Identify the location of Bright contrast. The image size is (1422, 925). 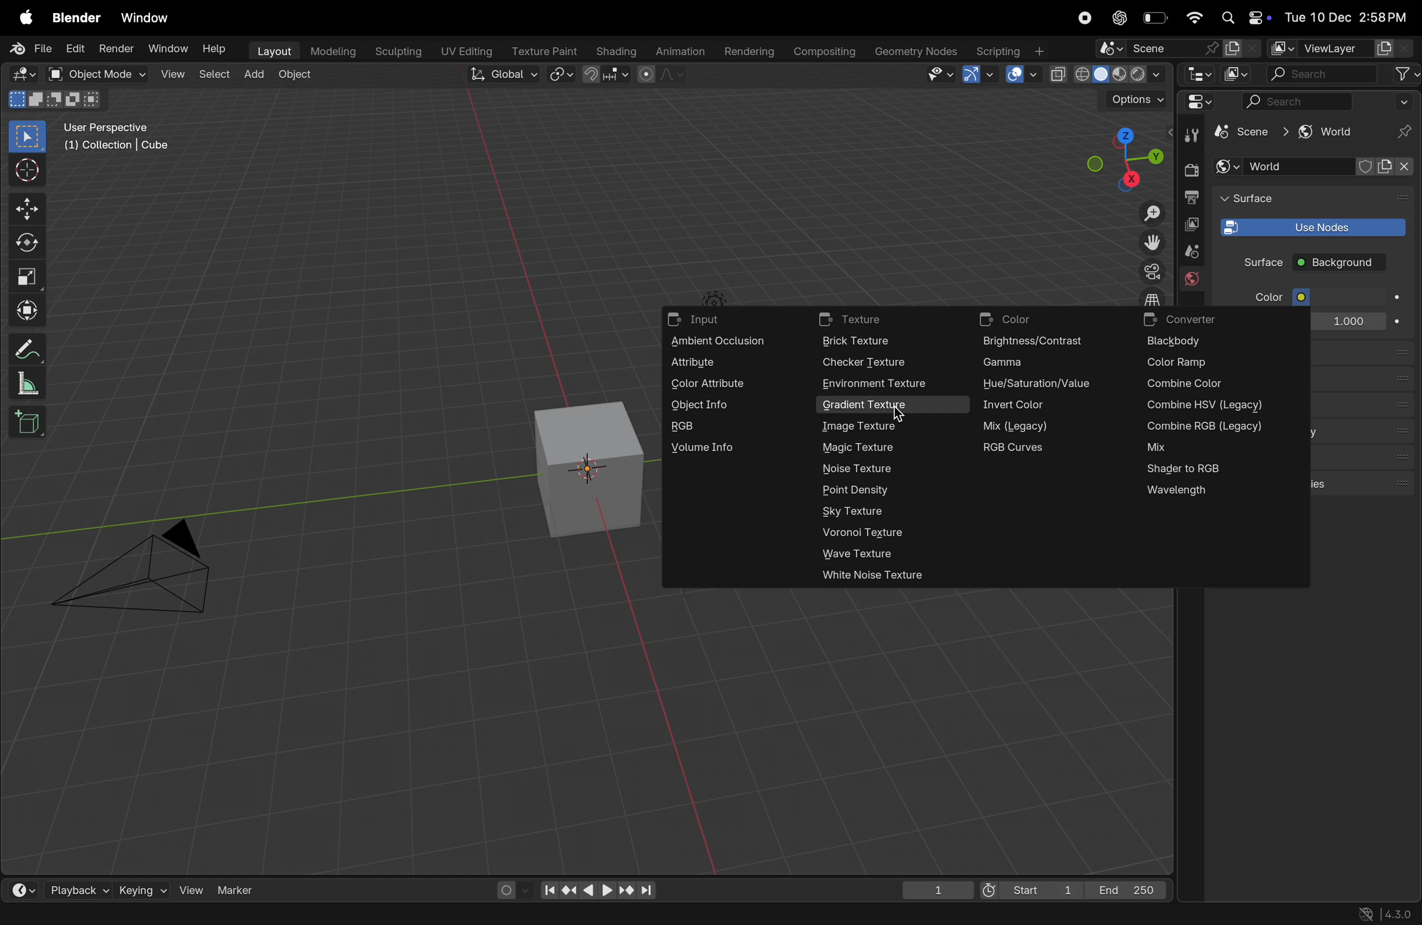
(1039, 342).